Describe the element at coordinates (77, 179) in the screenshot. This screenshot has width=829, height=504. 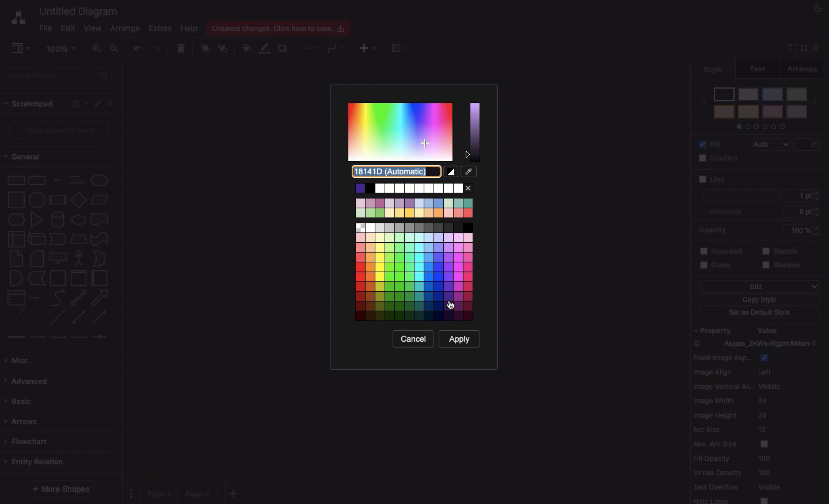
I see `heading` at that location.